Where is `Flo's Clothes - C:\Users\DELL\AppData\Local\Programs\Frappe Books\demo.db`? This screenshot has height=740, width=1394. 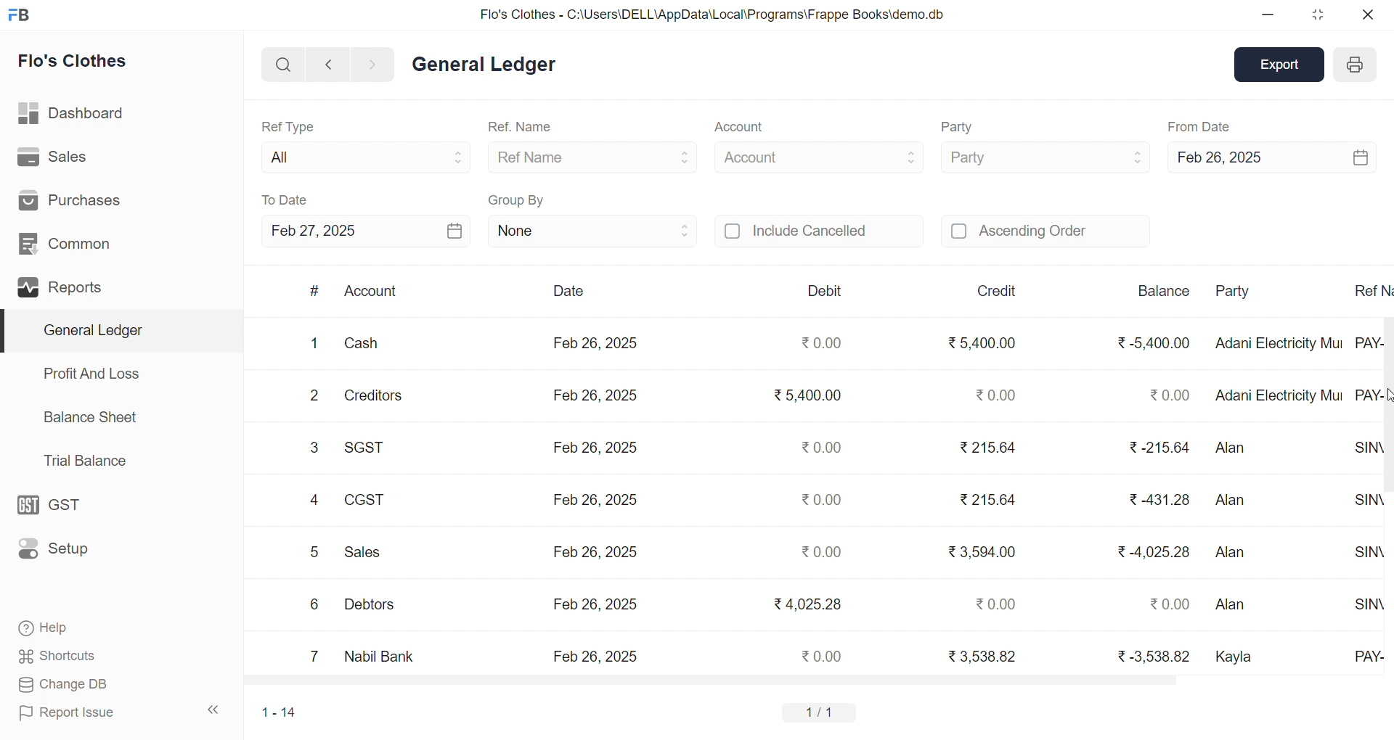 Flo's Clothes - C:\Users\DELL\AppData\Local\Programs\Frappe Books\demo.db is located at coordinates (711, 13).